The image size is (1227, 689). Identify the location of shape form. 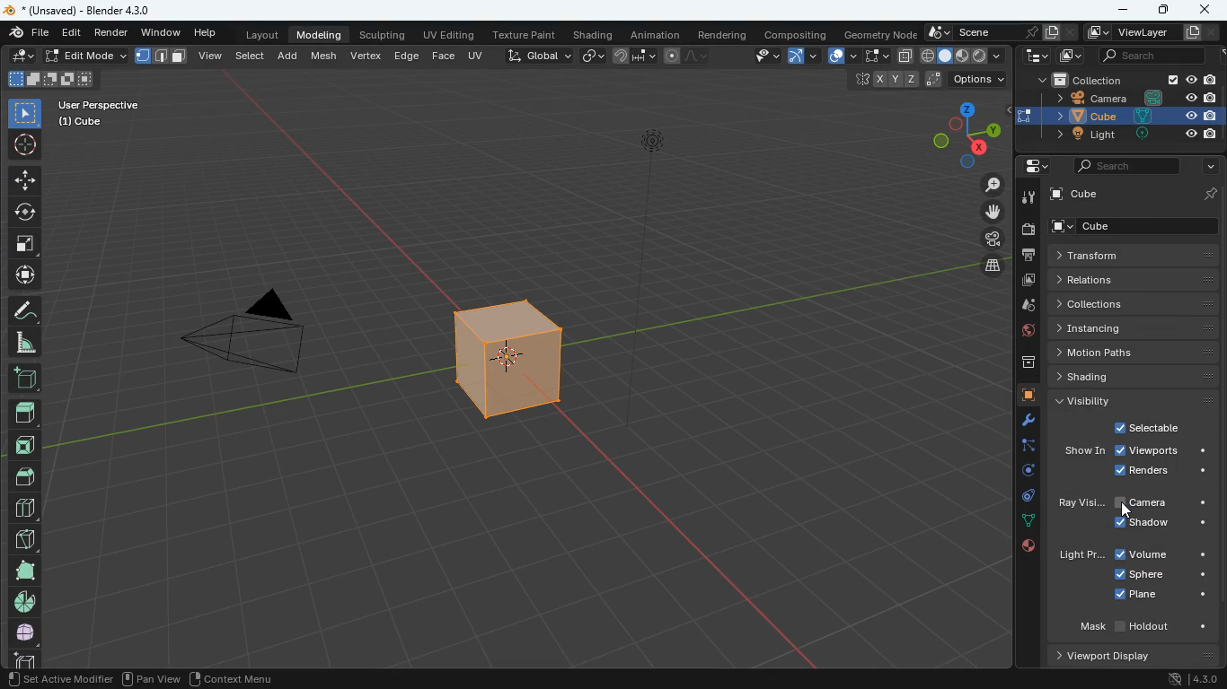
(49, 80).